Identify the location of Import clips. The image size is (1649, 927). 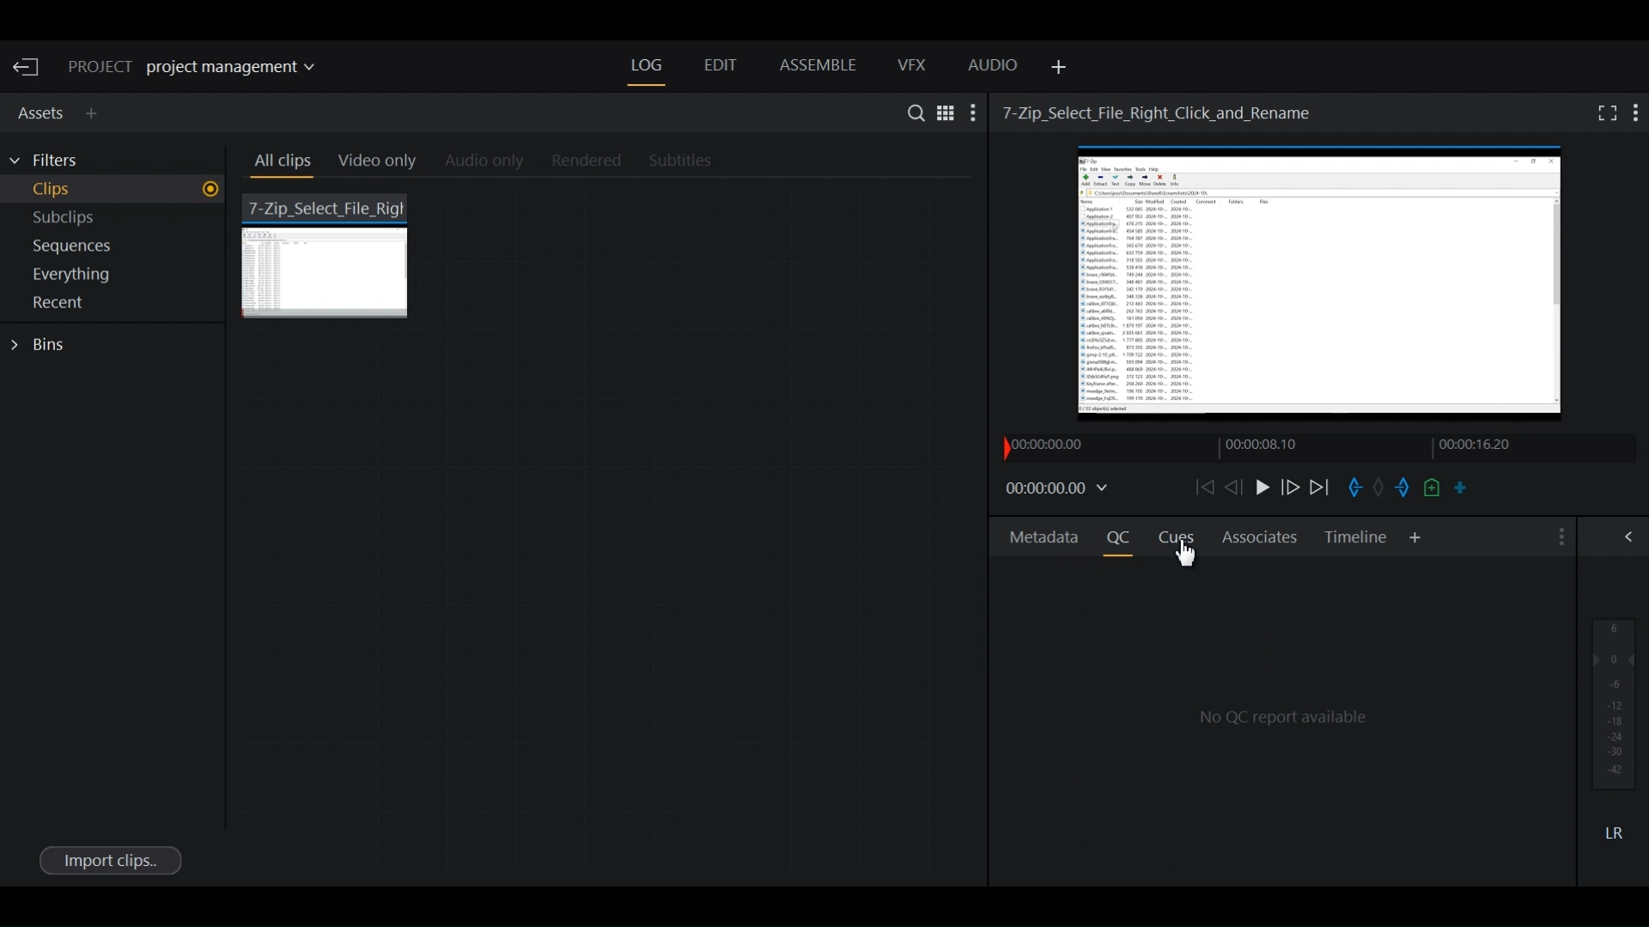
(109, 859).